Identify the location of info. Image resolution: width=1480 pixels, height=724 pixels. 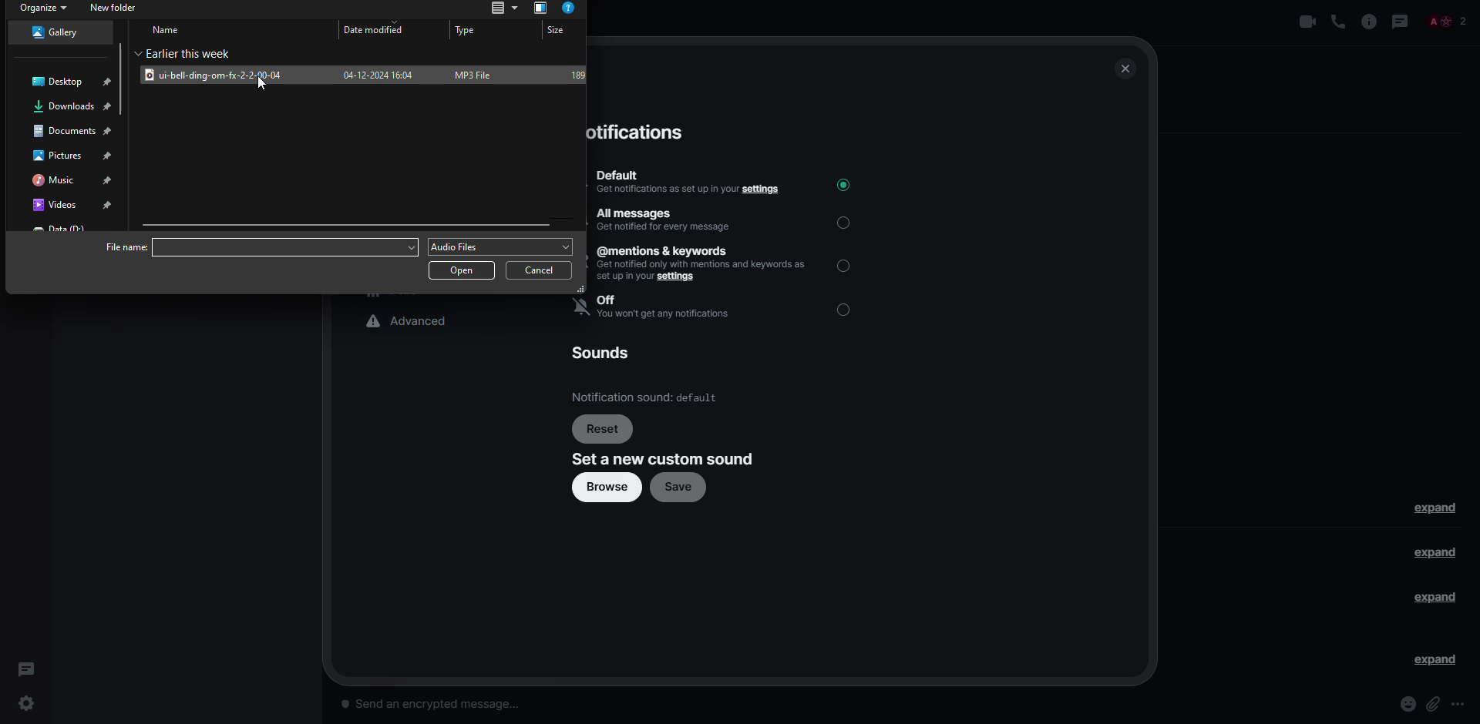
(570, 8).